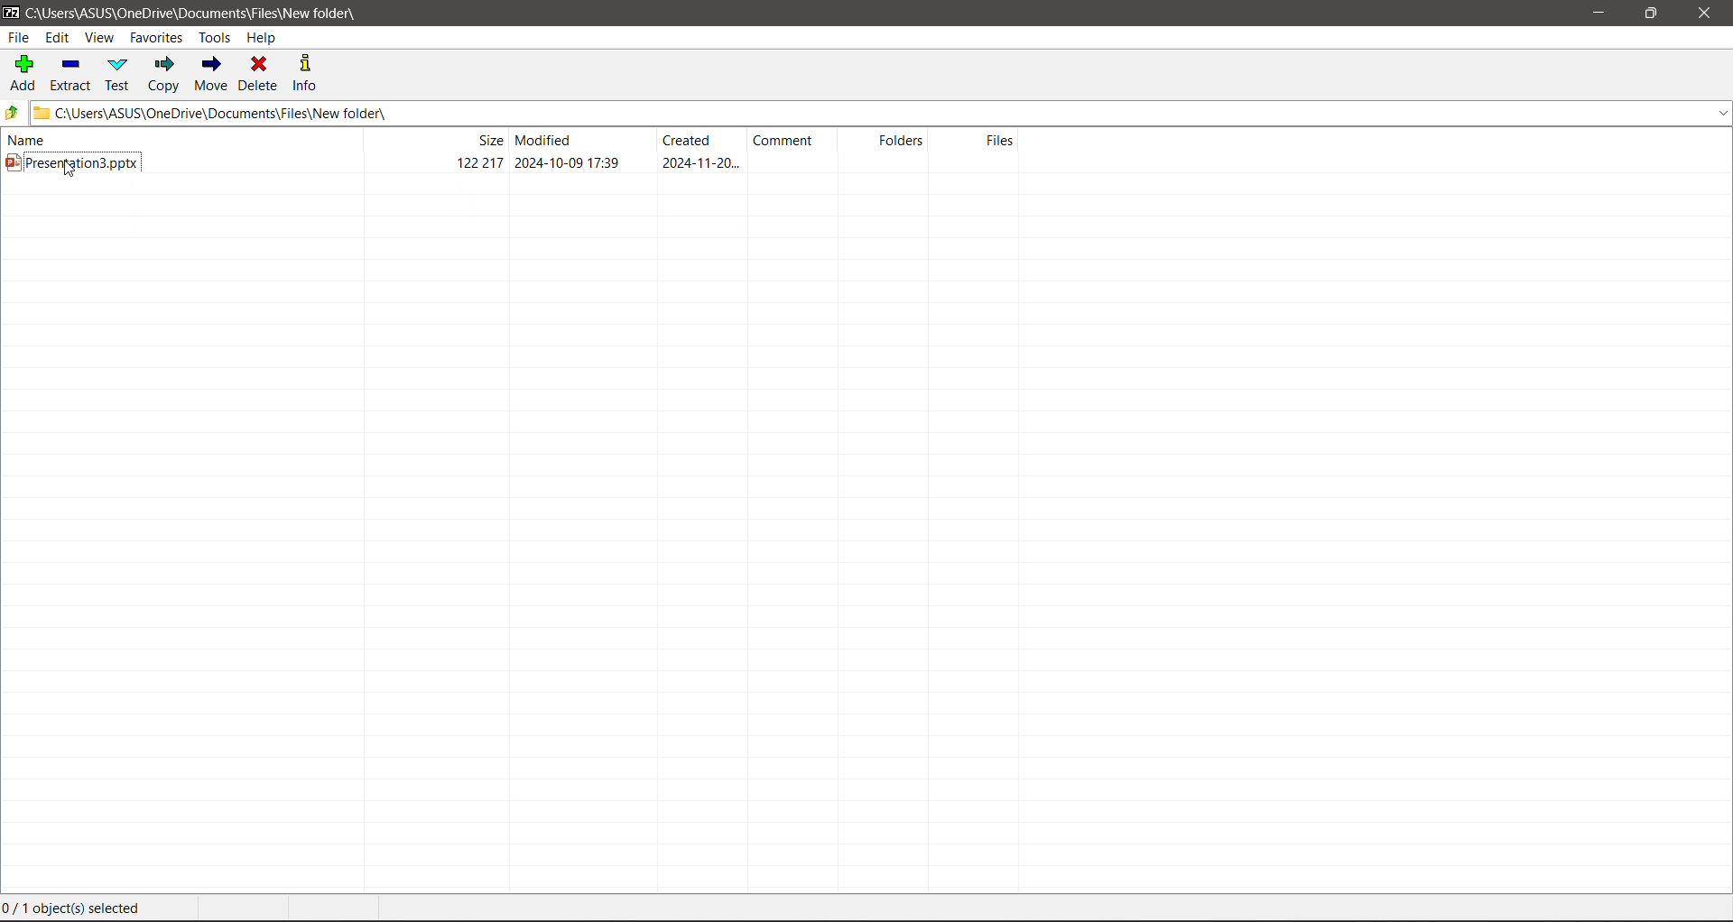  What do you see at coordinates (703, 143) in the screenshot?
I see `Created Date` at bounding box center [703, 143].